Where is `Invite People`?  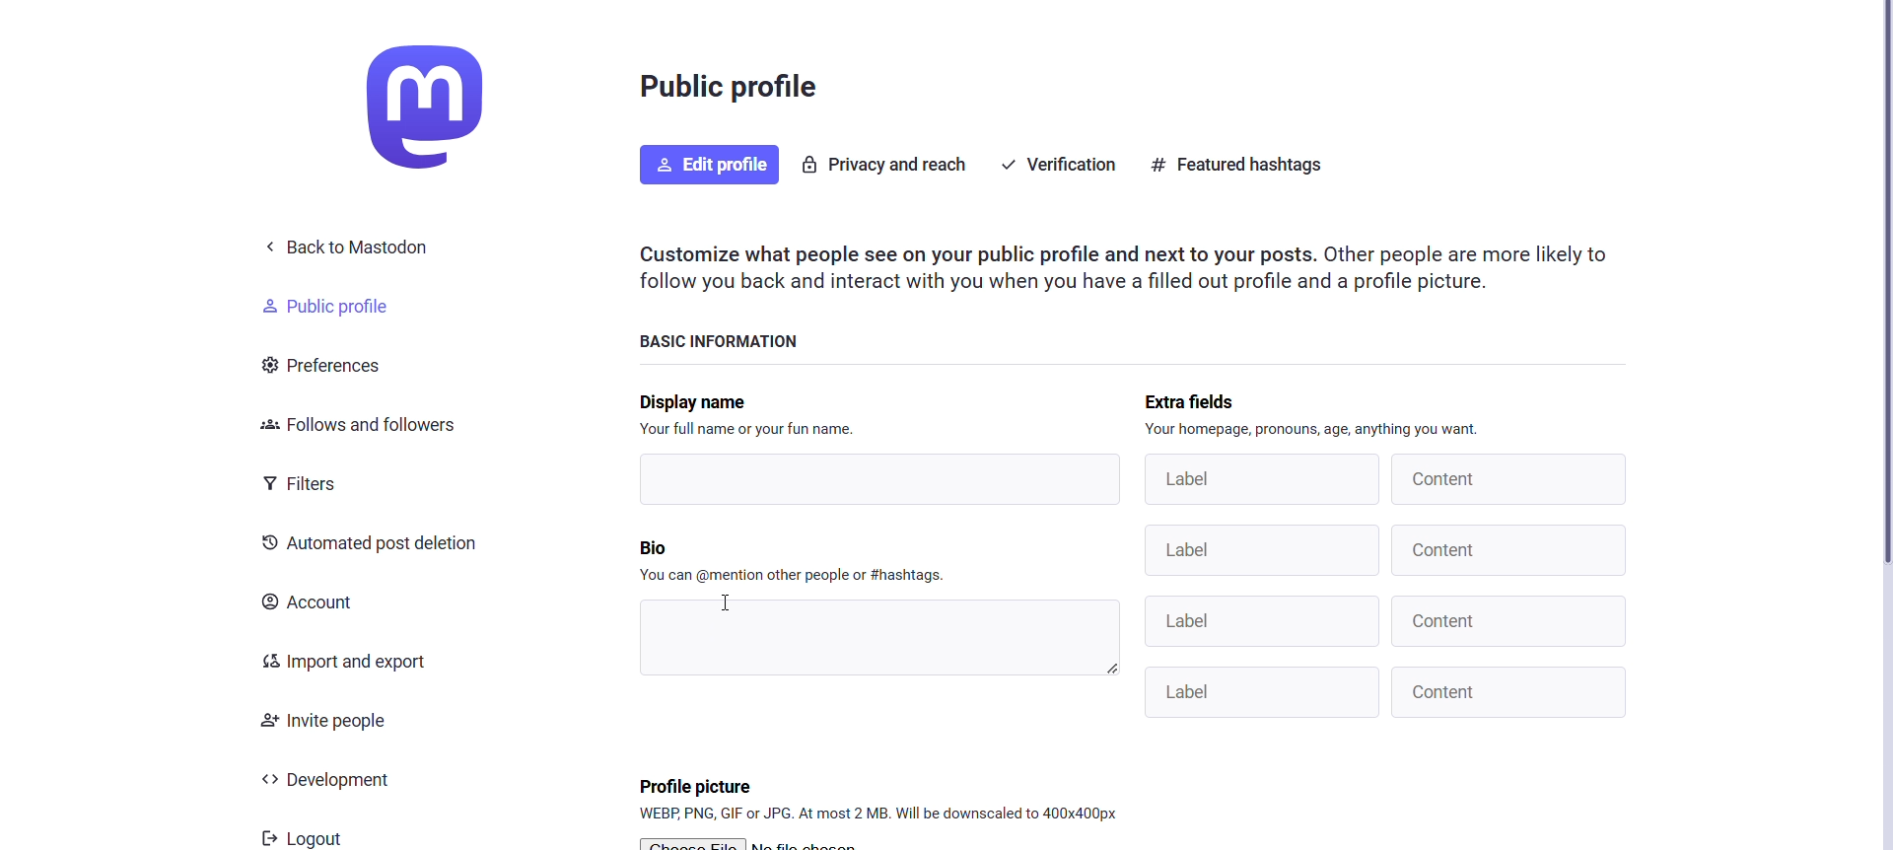
Invite People is located at coordinates (332, 718).